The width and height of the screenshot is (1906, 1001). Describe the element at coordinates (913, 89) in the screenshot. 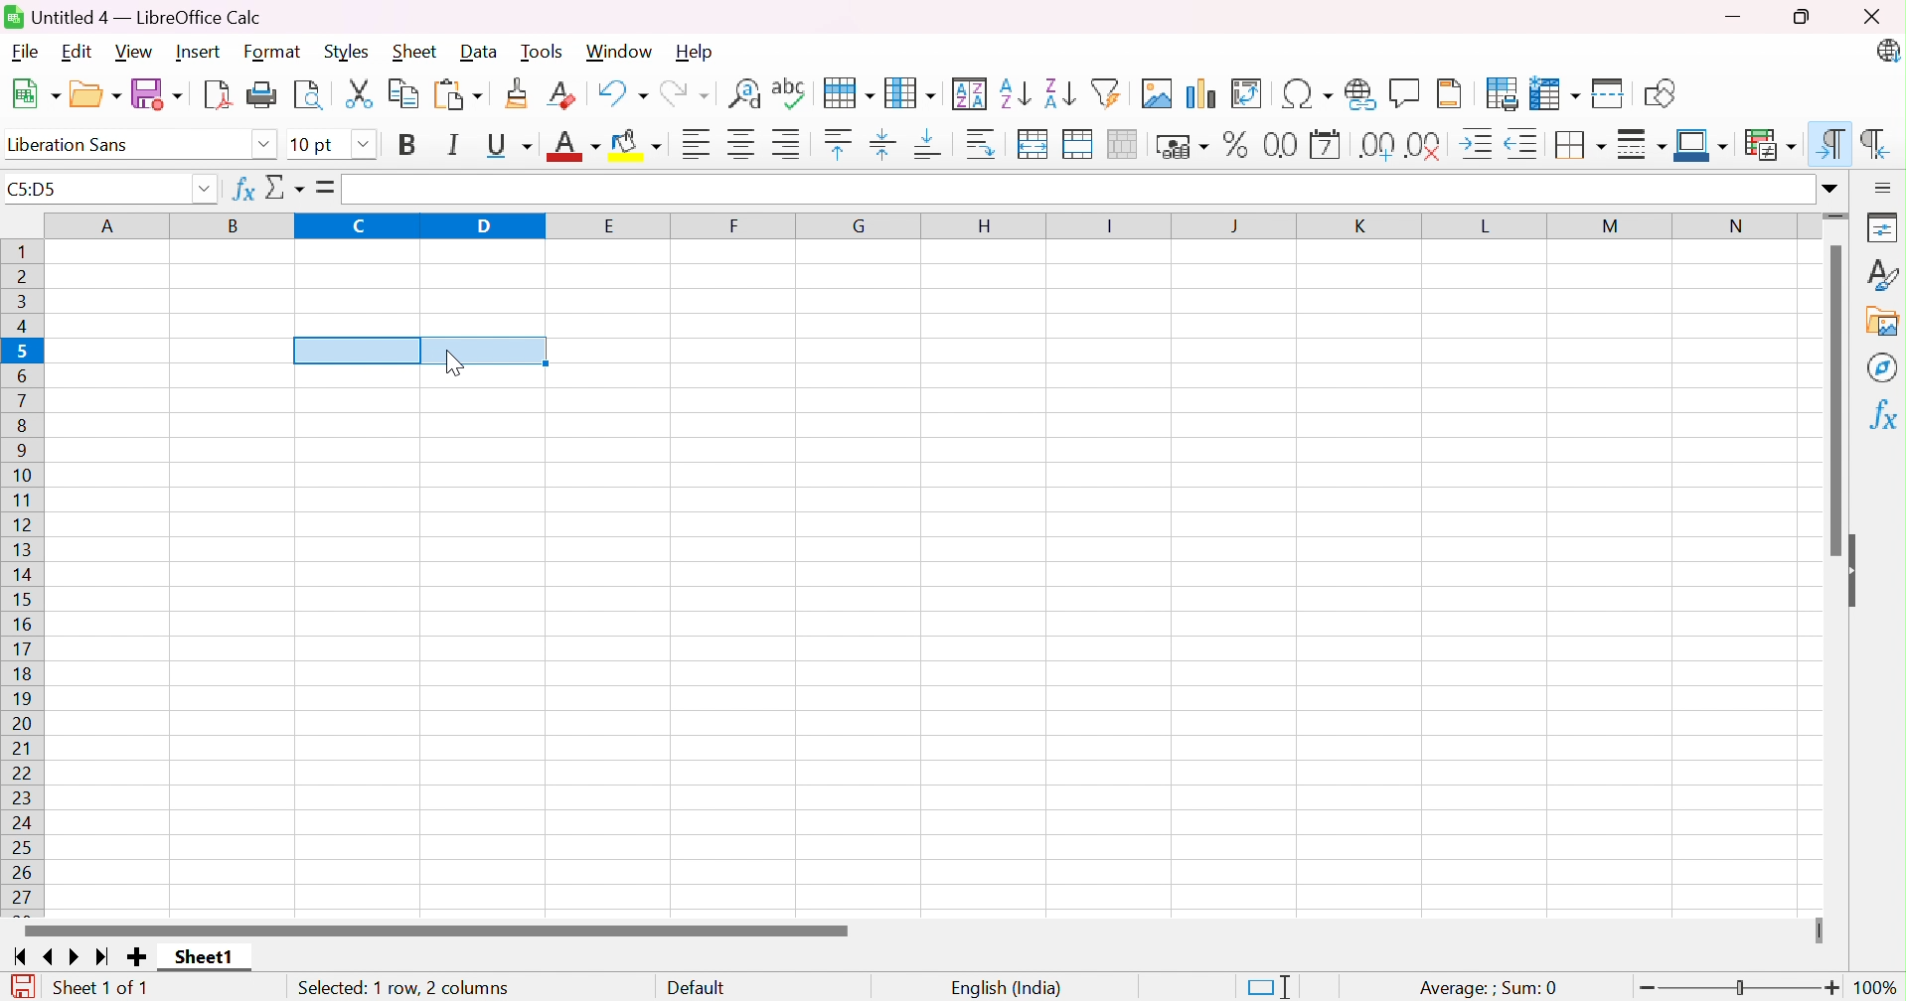

I see `Column` at that location.